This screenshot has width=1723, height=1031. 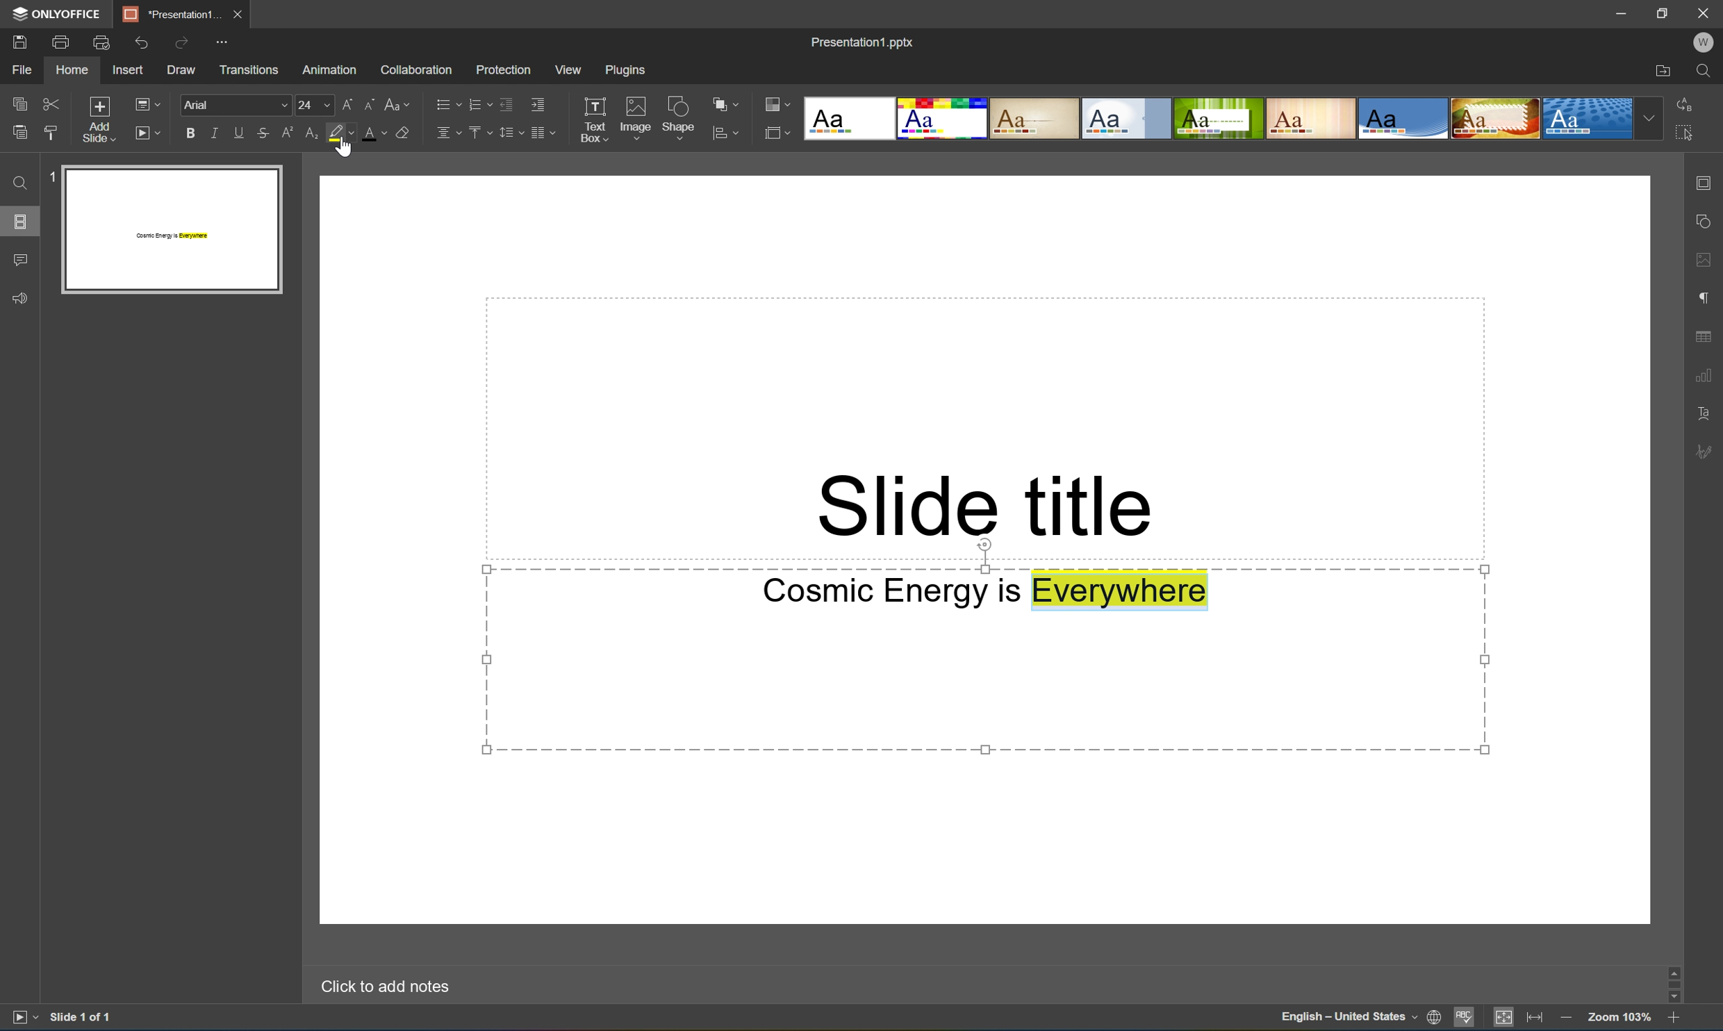 I want to click on Click to add notes, so click(x=386, y=989).